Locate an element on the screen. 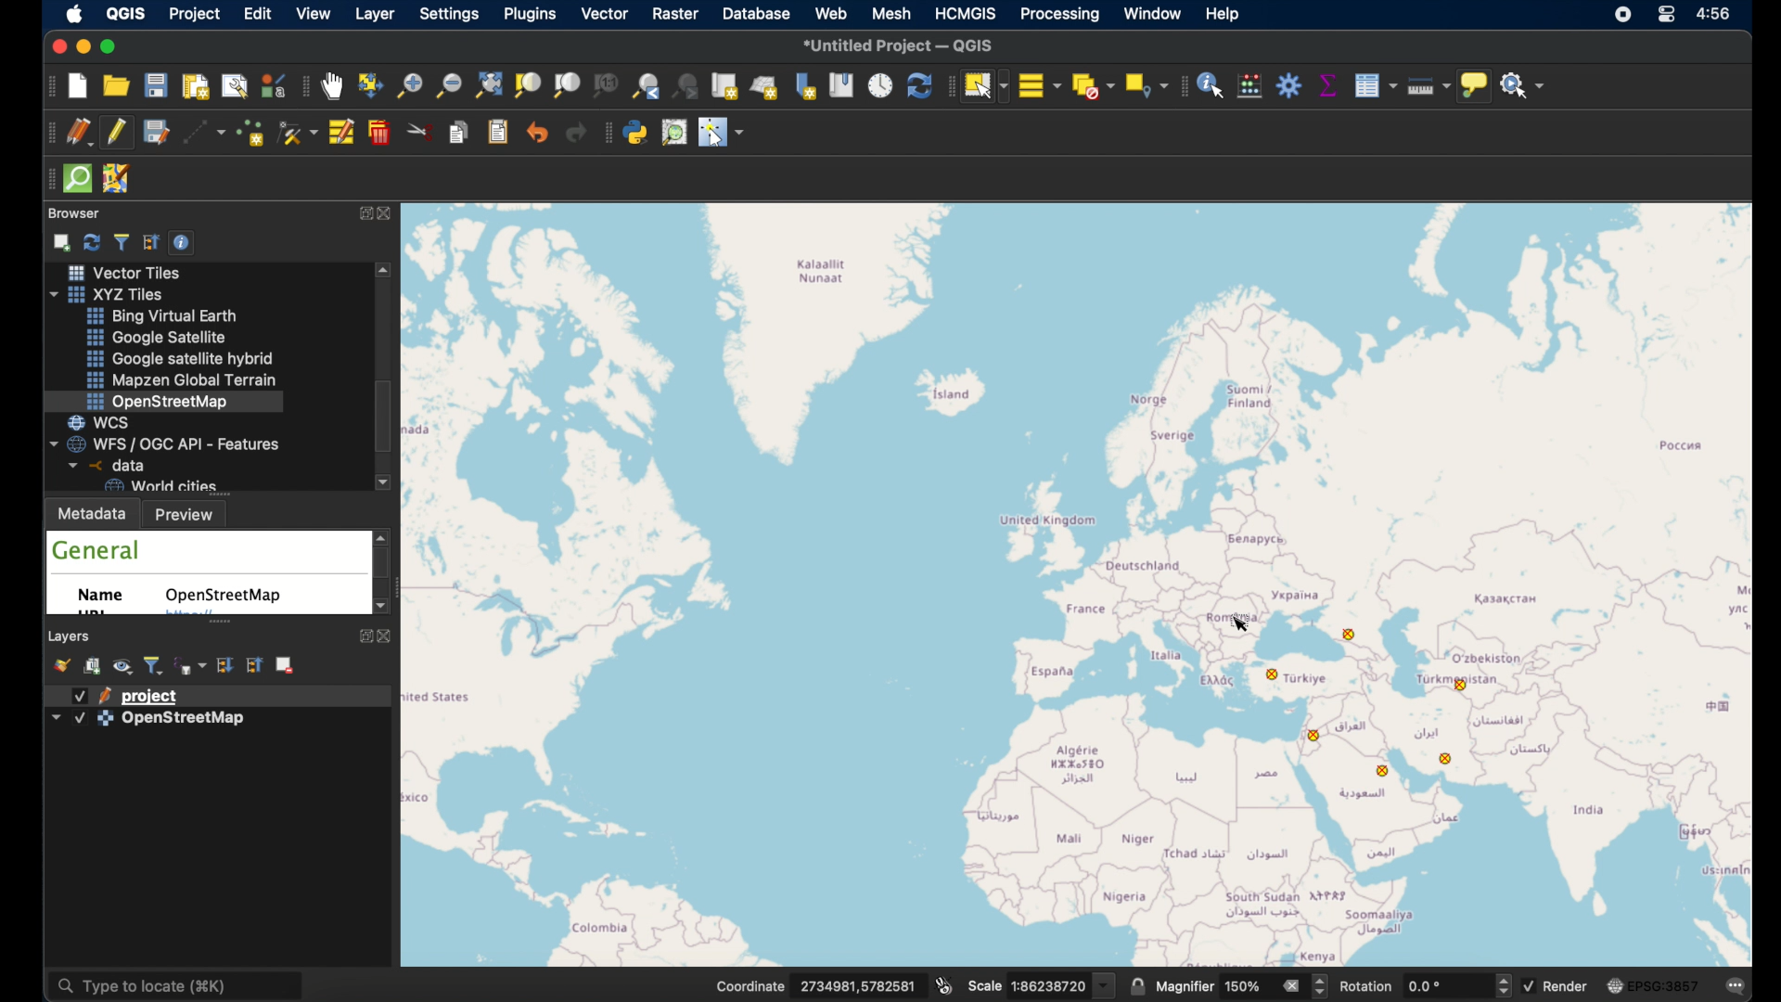 This screenshot has width=1781, height=1002. save project is located at coordinates (155, 133).